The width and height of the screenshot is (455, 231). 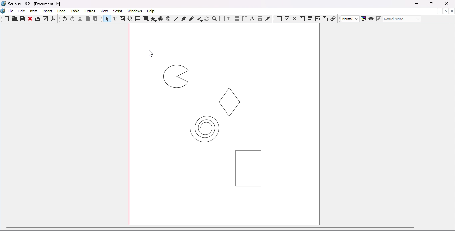 I want to click on Script, so click(x=119, y=11).